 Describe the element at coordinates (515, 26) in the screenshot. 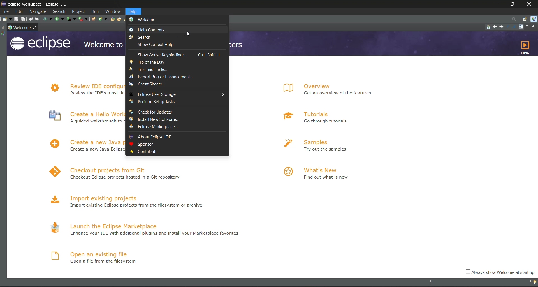

I see `magnify` at that location.